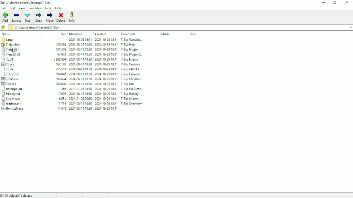 This screenshot has width=353, height=198. I want to click on cursor, so click(14, 51).